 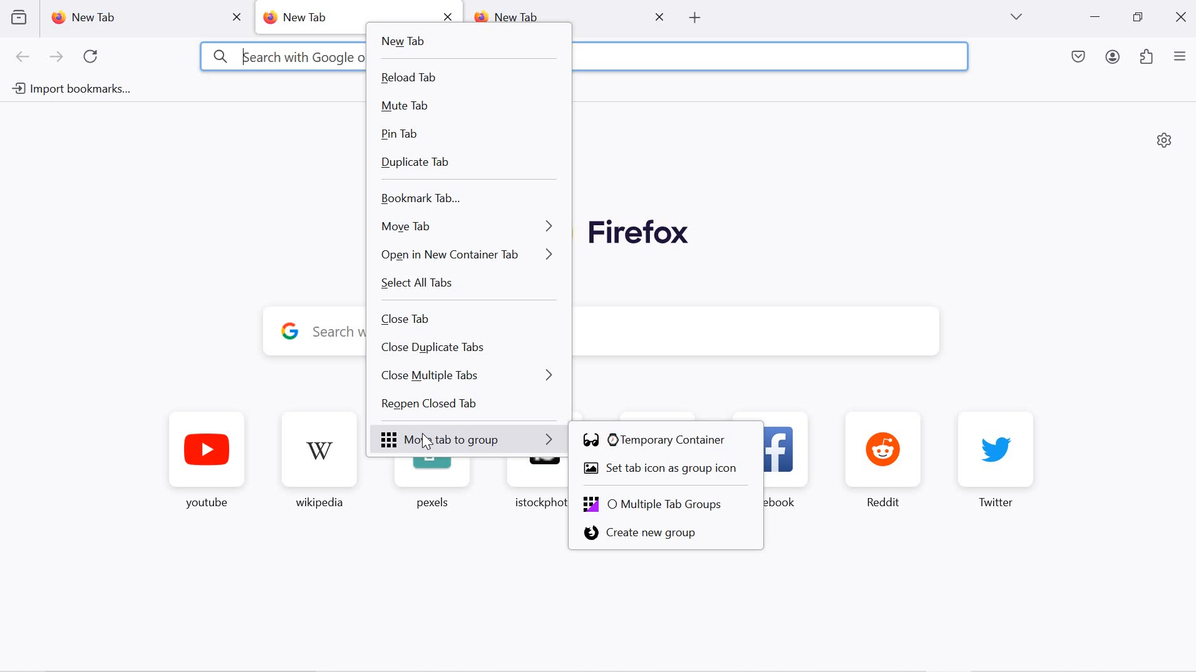 What do you see at coordinates (238, 18) in the screenshot?
I see `close tab` at bounding box center [238, 18].